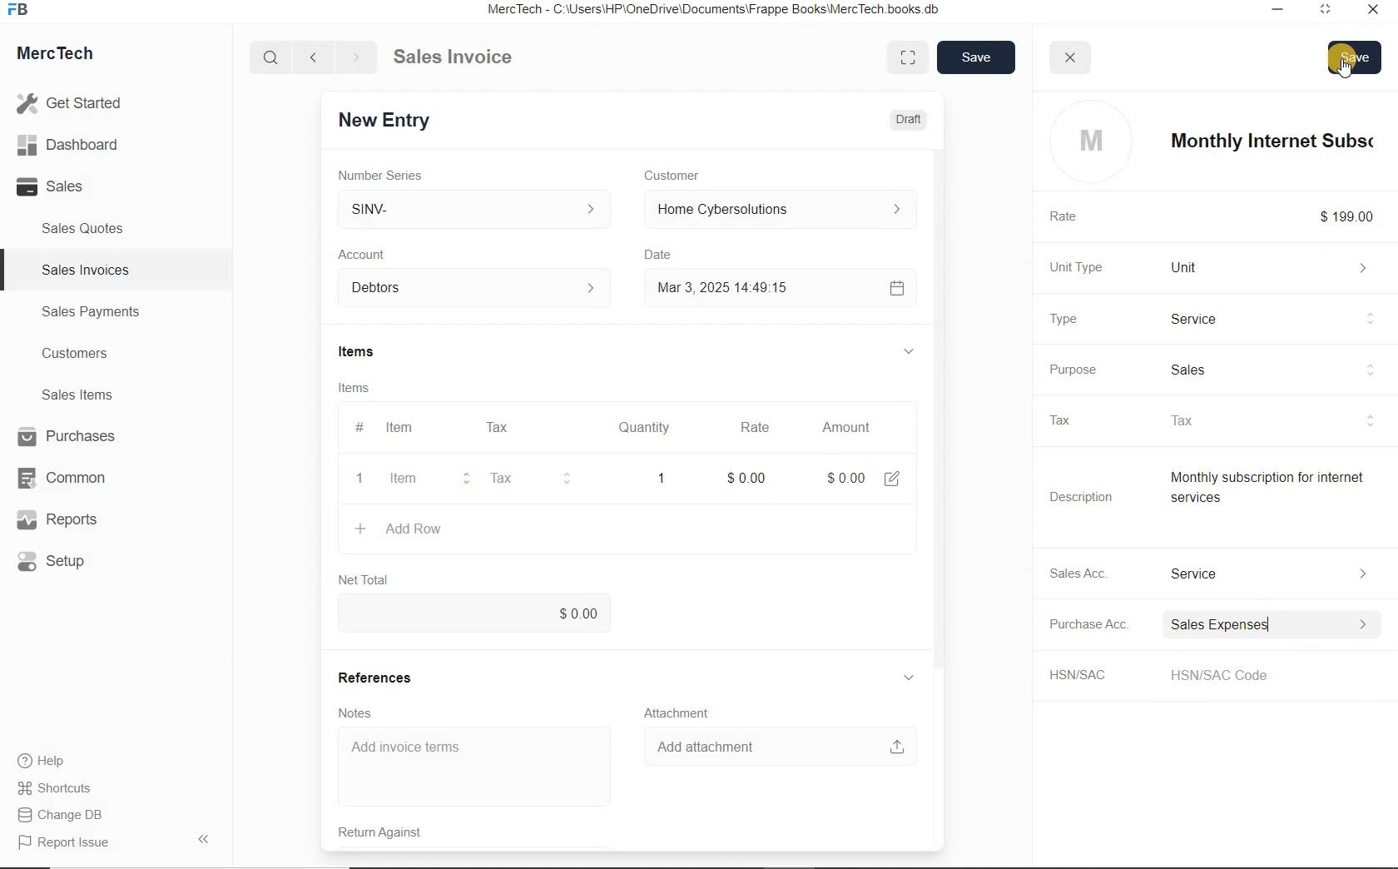 The width and height of the screenshot is (1398, 869). What do you see at coordinates (1227, 674) in the screenshot?
I see `HSN/SAC Code` at bounding box center [1227, 674].